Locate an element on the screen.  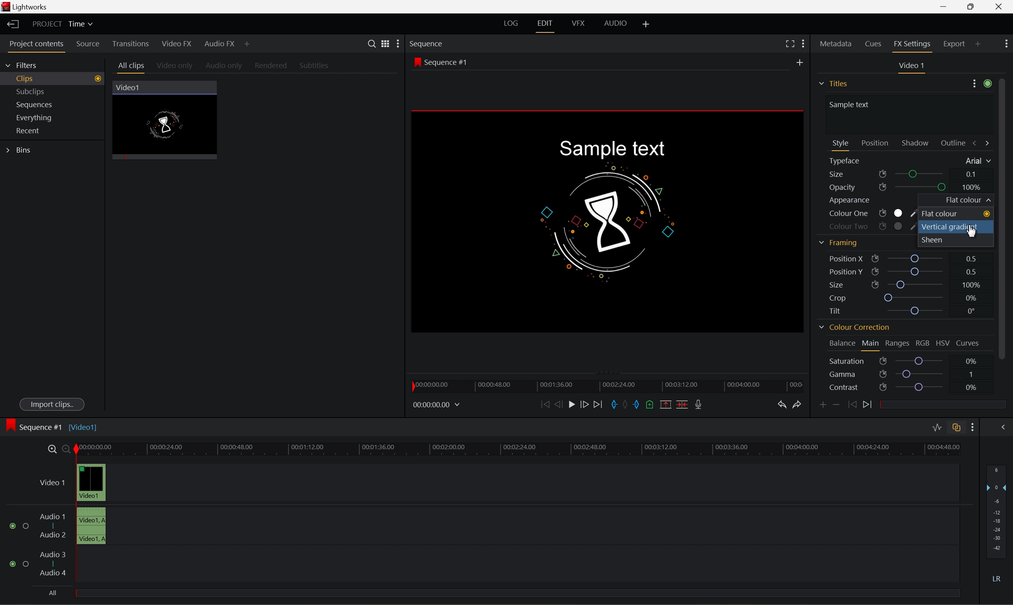
import clips is located at coordinates (53, 405).